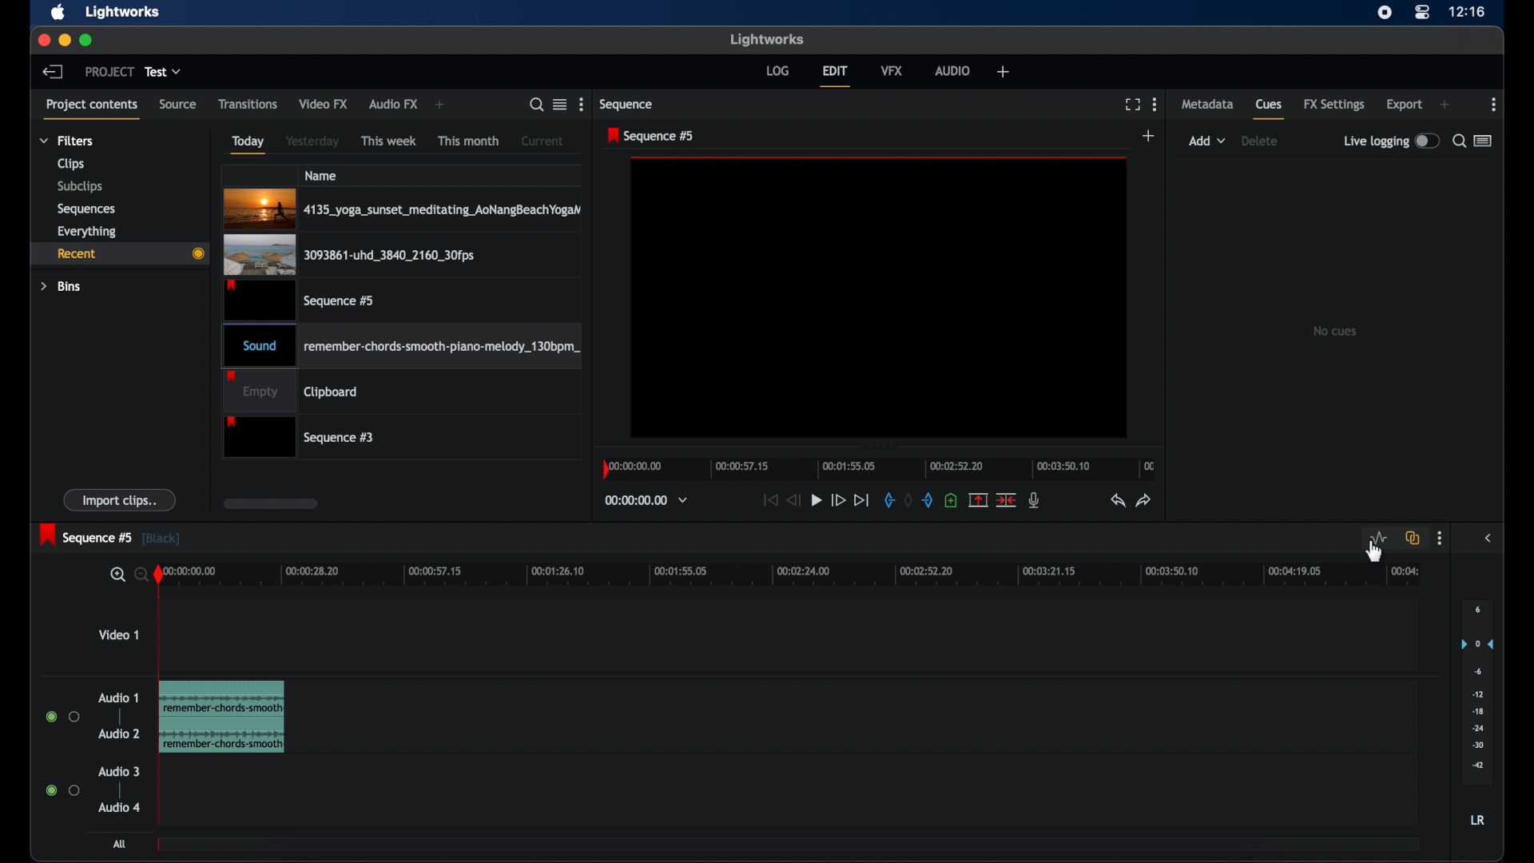 The height and width of the screenshot is (863, 1534). I want to click on all, so click(121, 844).